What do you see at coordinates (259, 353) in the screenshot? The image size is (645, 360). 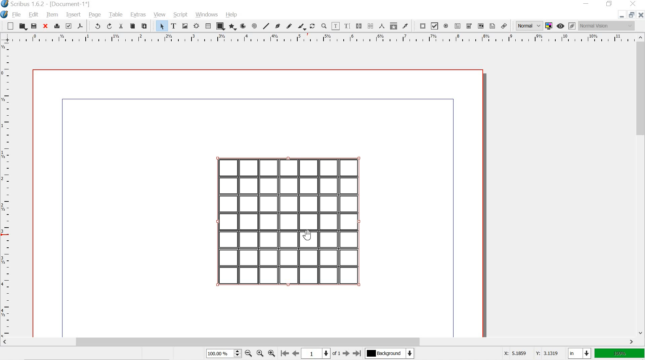 I see `zoom to` at bounding box center [259, 353].